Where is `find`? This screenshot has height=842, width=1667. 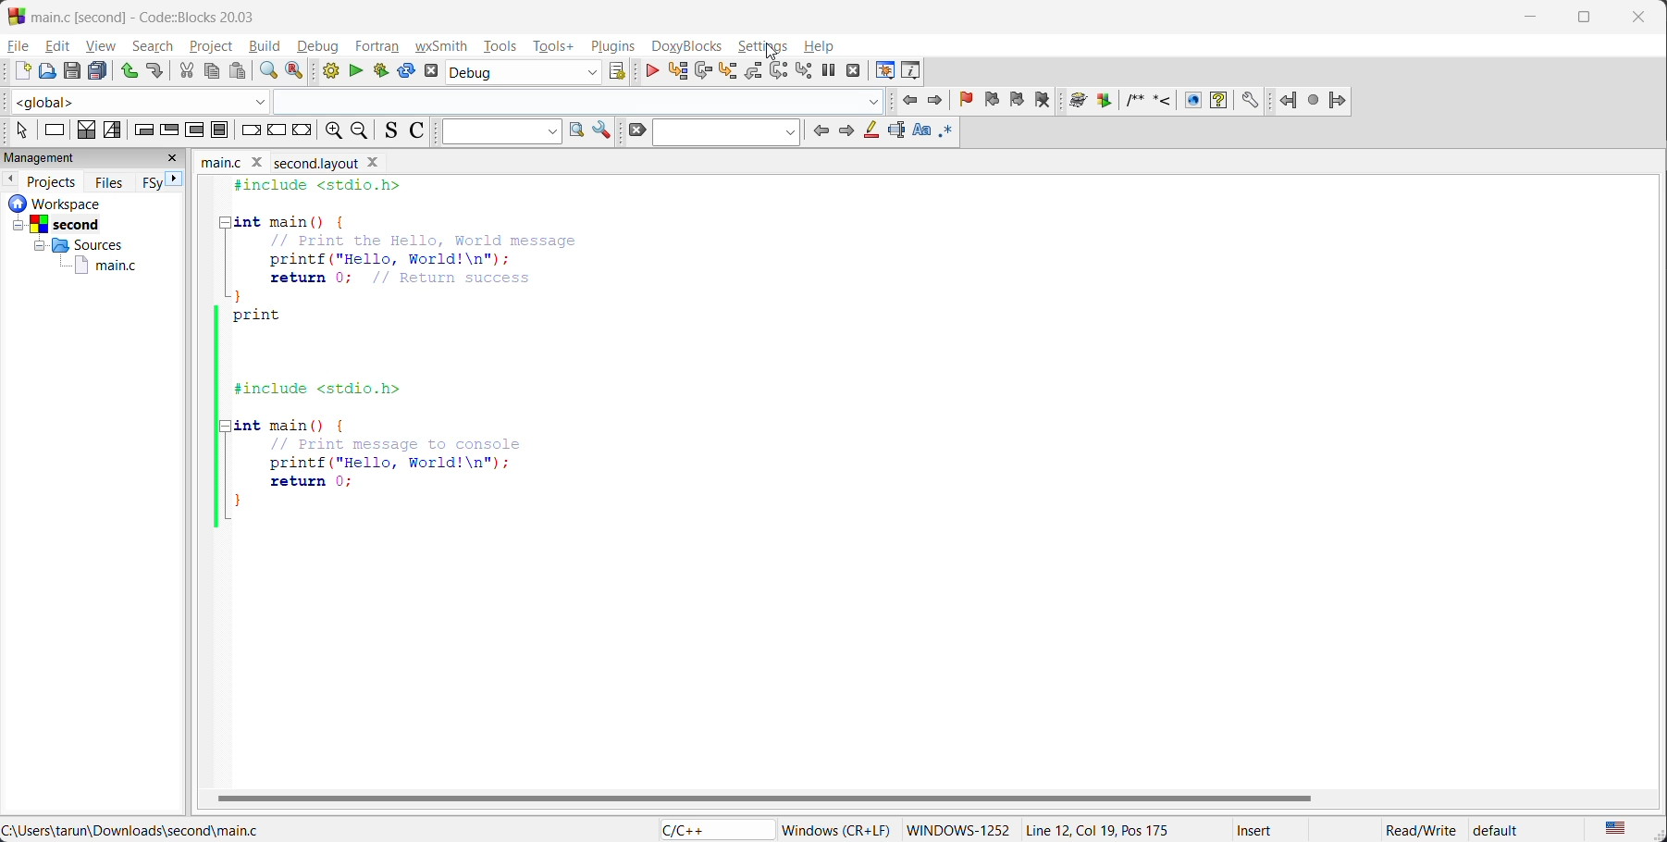 find is located at coordinates (268, 69).